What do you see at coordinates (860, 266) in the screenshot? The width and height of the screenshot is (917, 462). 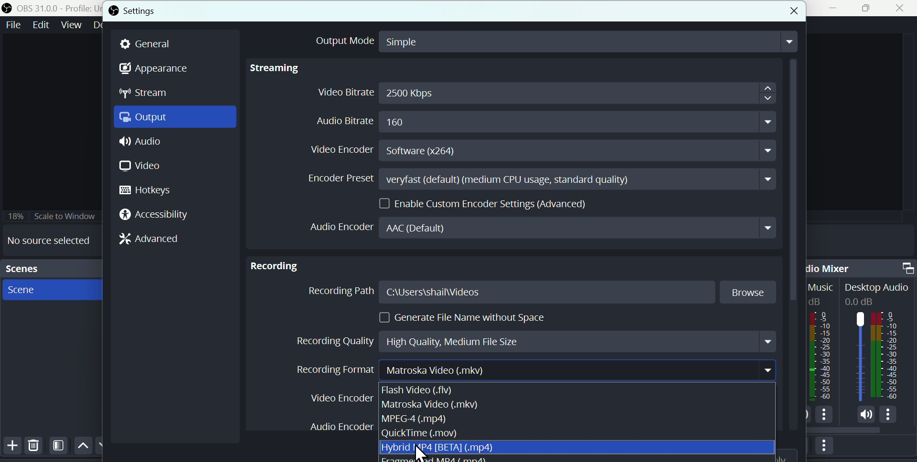 I see `Audio mixer` at bounding box center [860, 266].